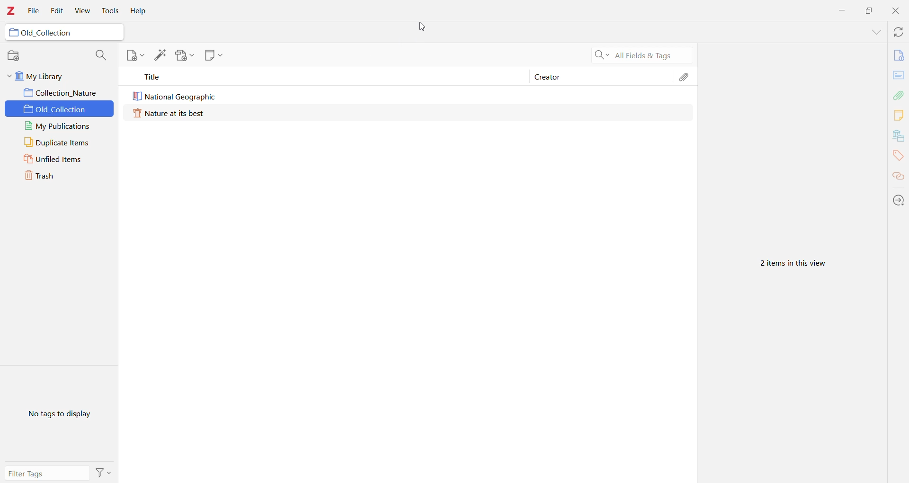 The width and height of the screenshot is (909, 483). Describe the element at coordinates (869, 10) in the screenshot. I see `Restore Down` at that location.